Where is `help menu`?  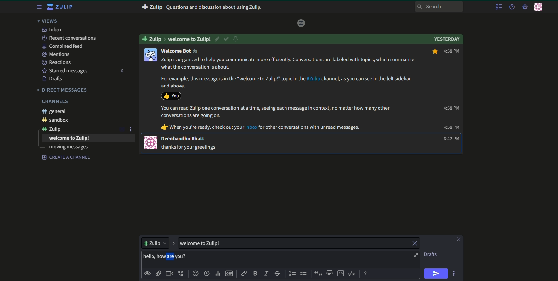
help menu is located at coordinates (511, 7).